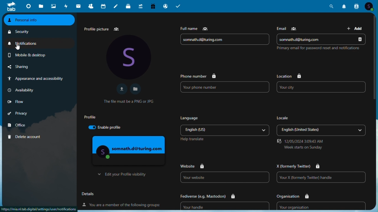 Image resolution: width=378 pixels, height=212 pixels. Describe the element at coordinates (130, 57) in the screenshot. I see `Profile Avatar` at that location.